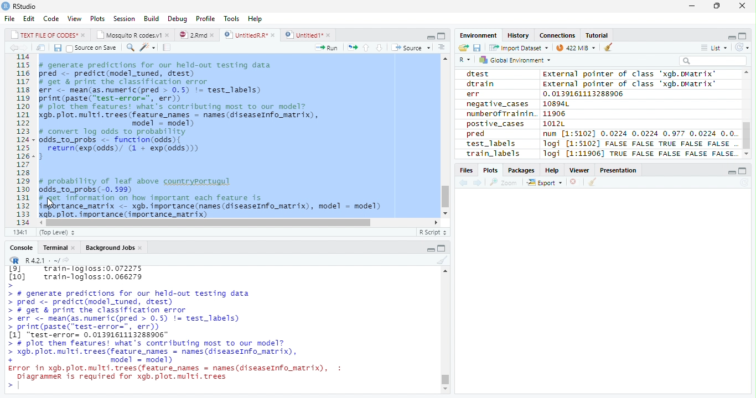 The image size is (756, 398). I want to click on Profile, so click(206, 18).